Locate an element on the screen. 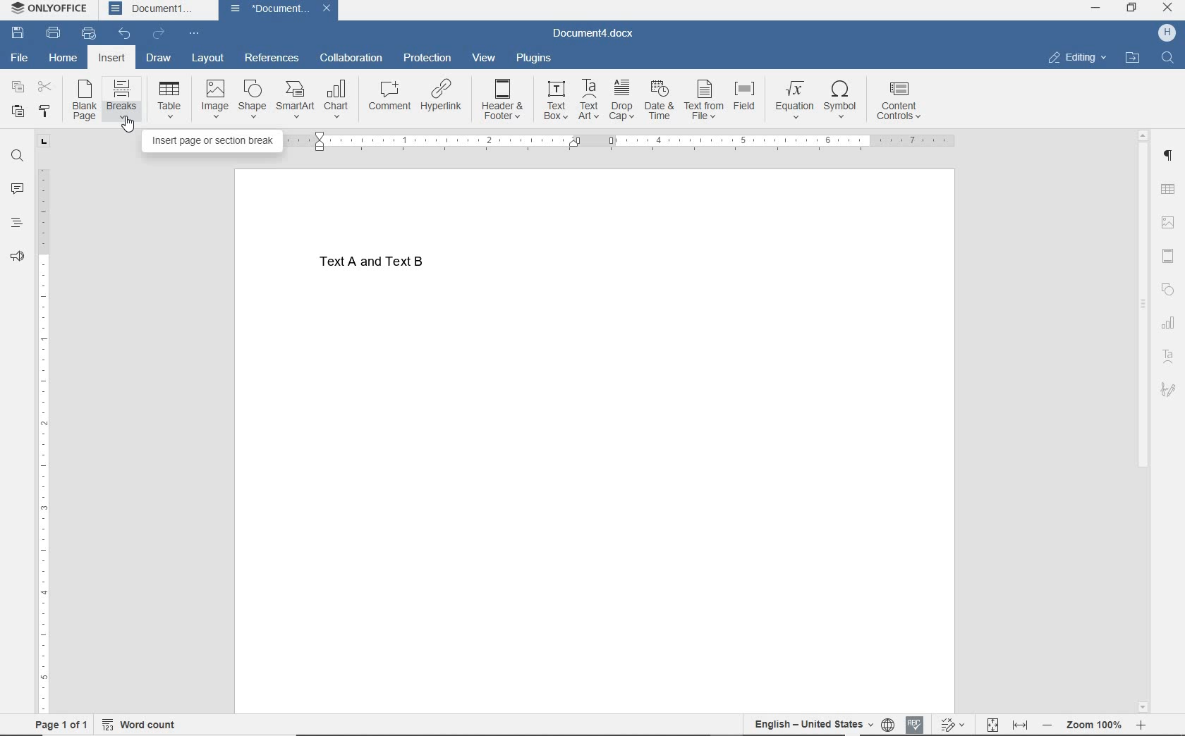  HOME is located at coordinates (63, 58).